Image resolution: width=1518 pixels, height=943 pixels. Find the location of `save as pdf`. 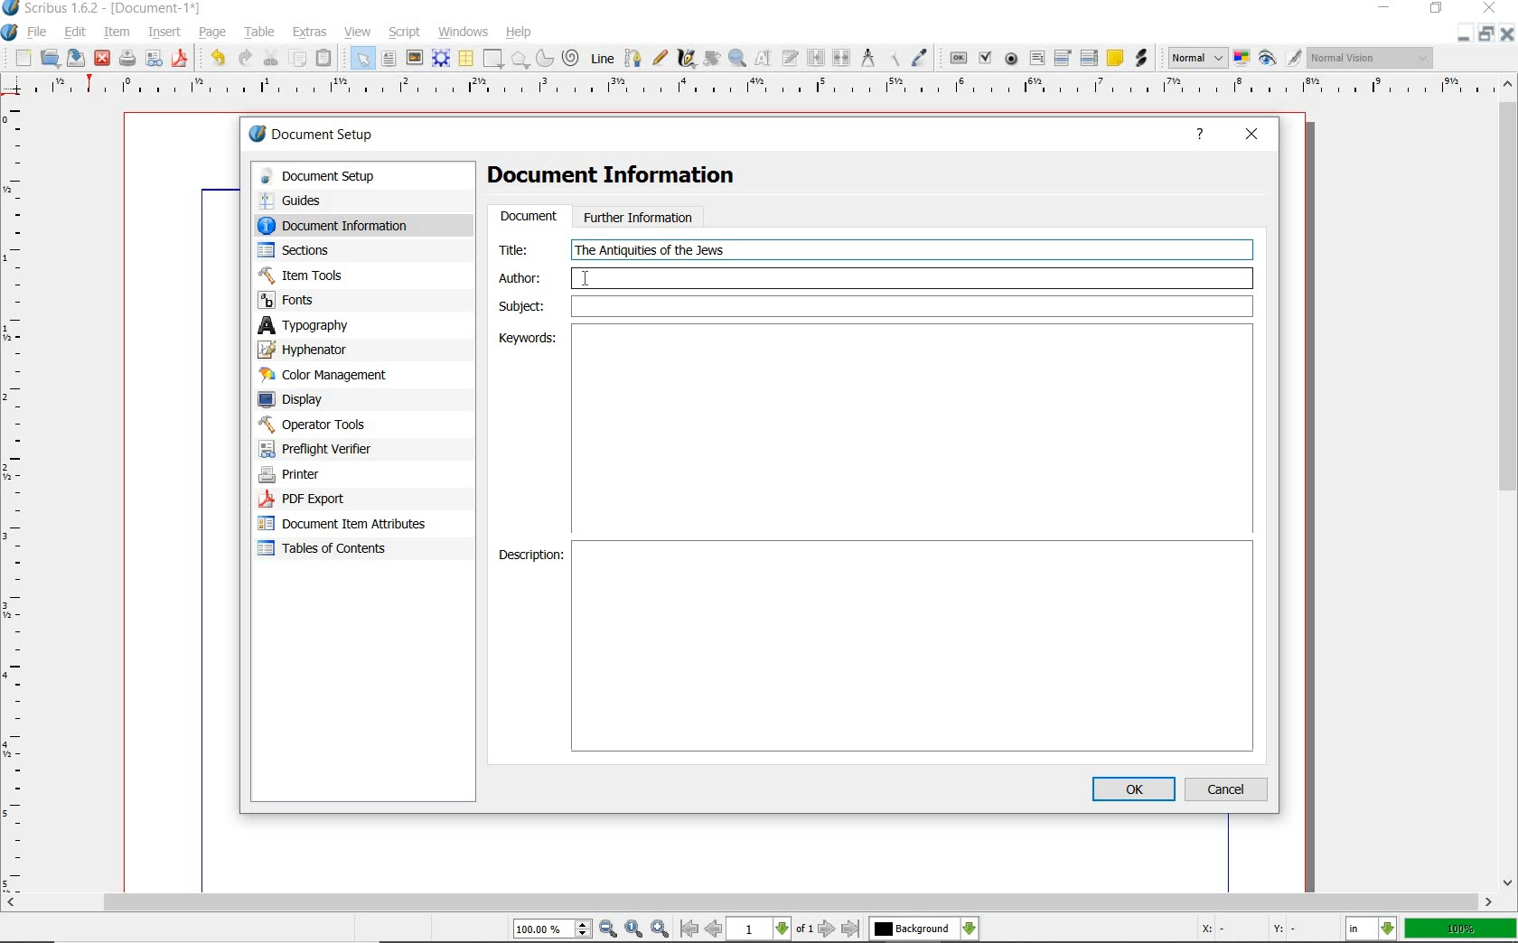

save as pdf is located at coordinates (180, 61).